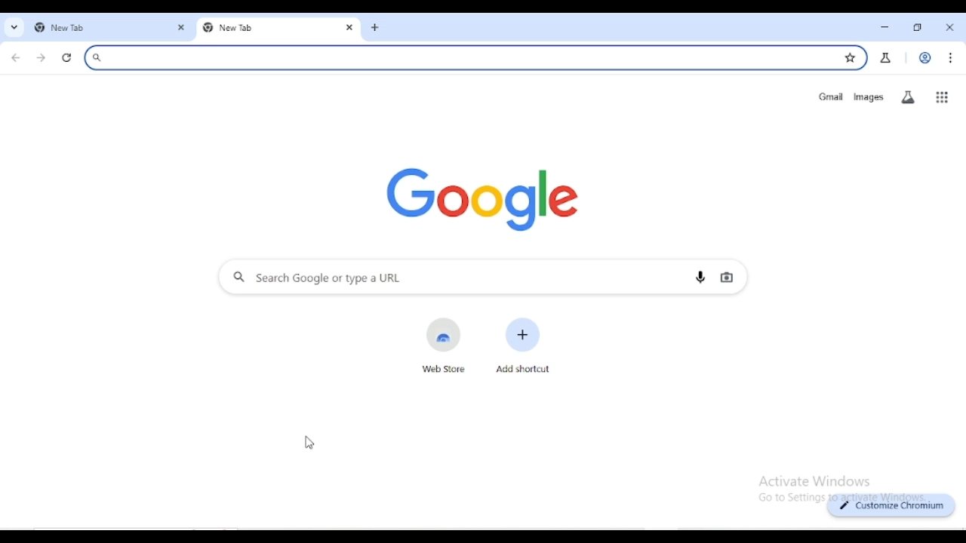  Describe the element at coordinates (376, 28) in the screenshot. I see `new tab` at that location.